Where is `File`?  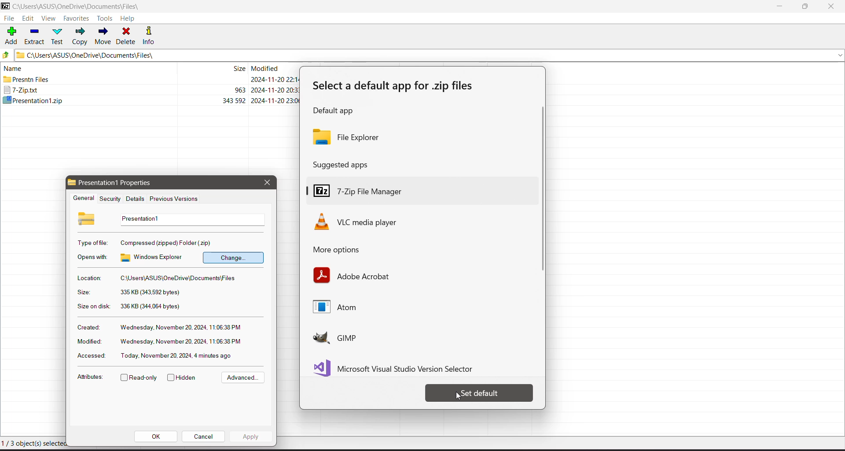
File is located at coordinates (9, 18).